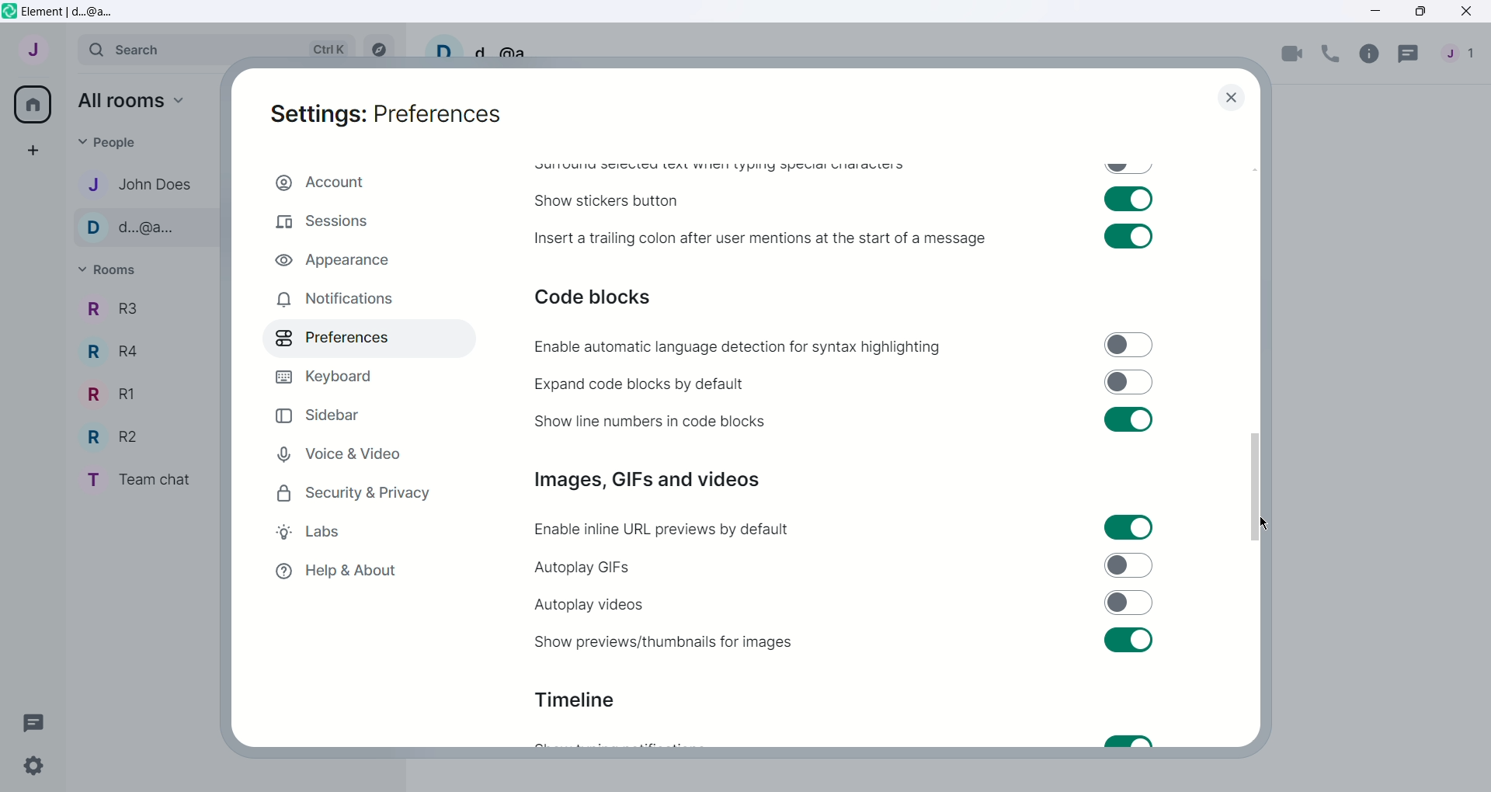 This screenshot has width=1491, height=792. I want to click on Account , so click(369, 183).